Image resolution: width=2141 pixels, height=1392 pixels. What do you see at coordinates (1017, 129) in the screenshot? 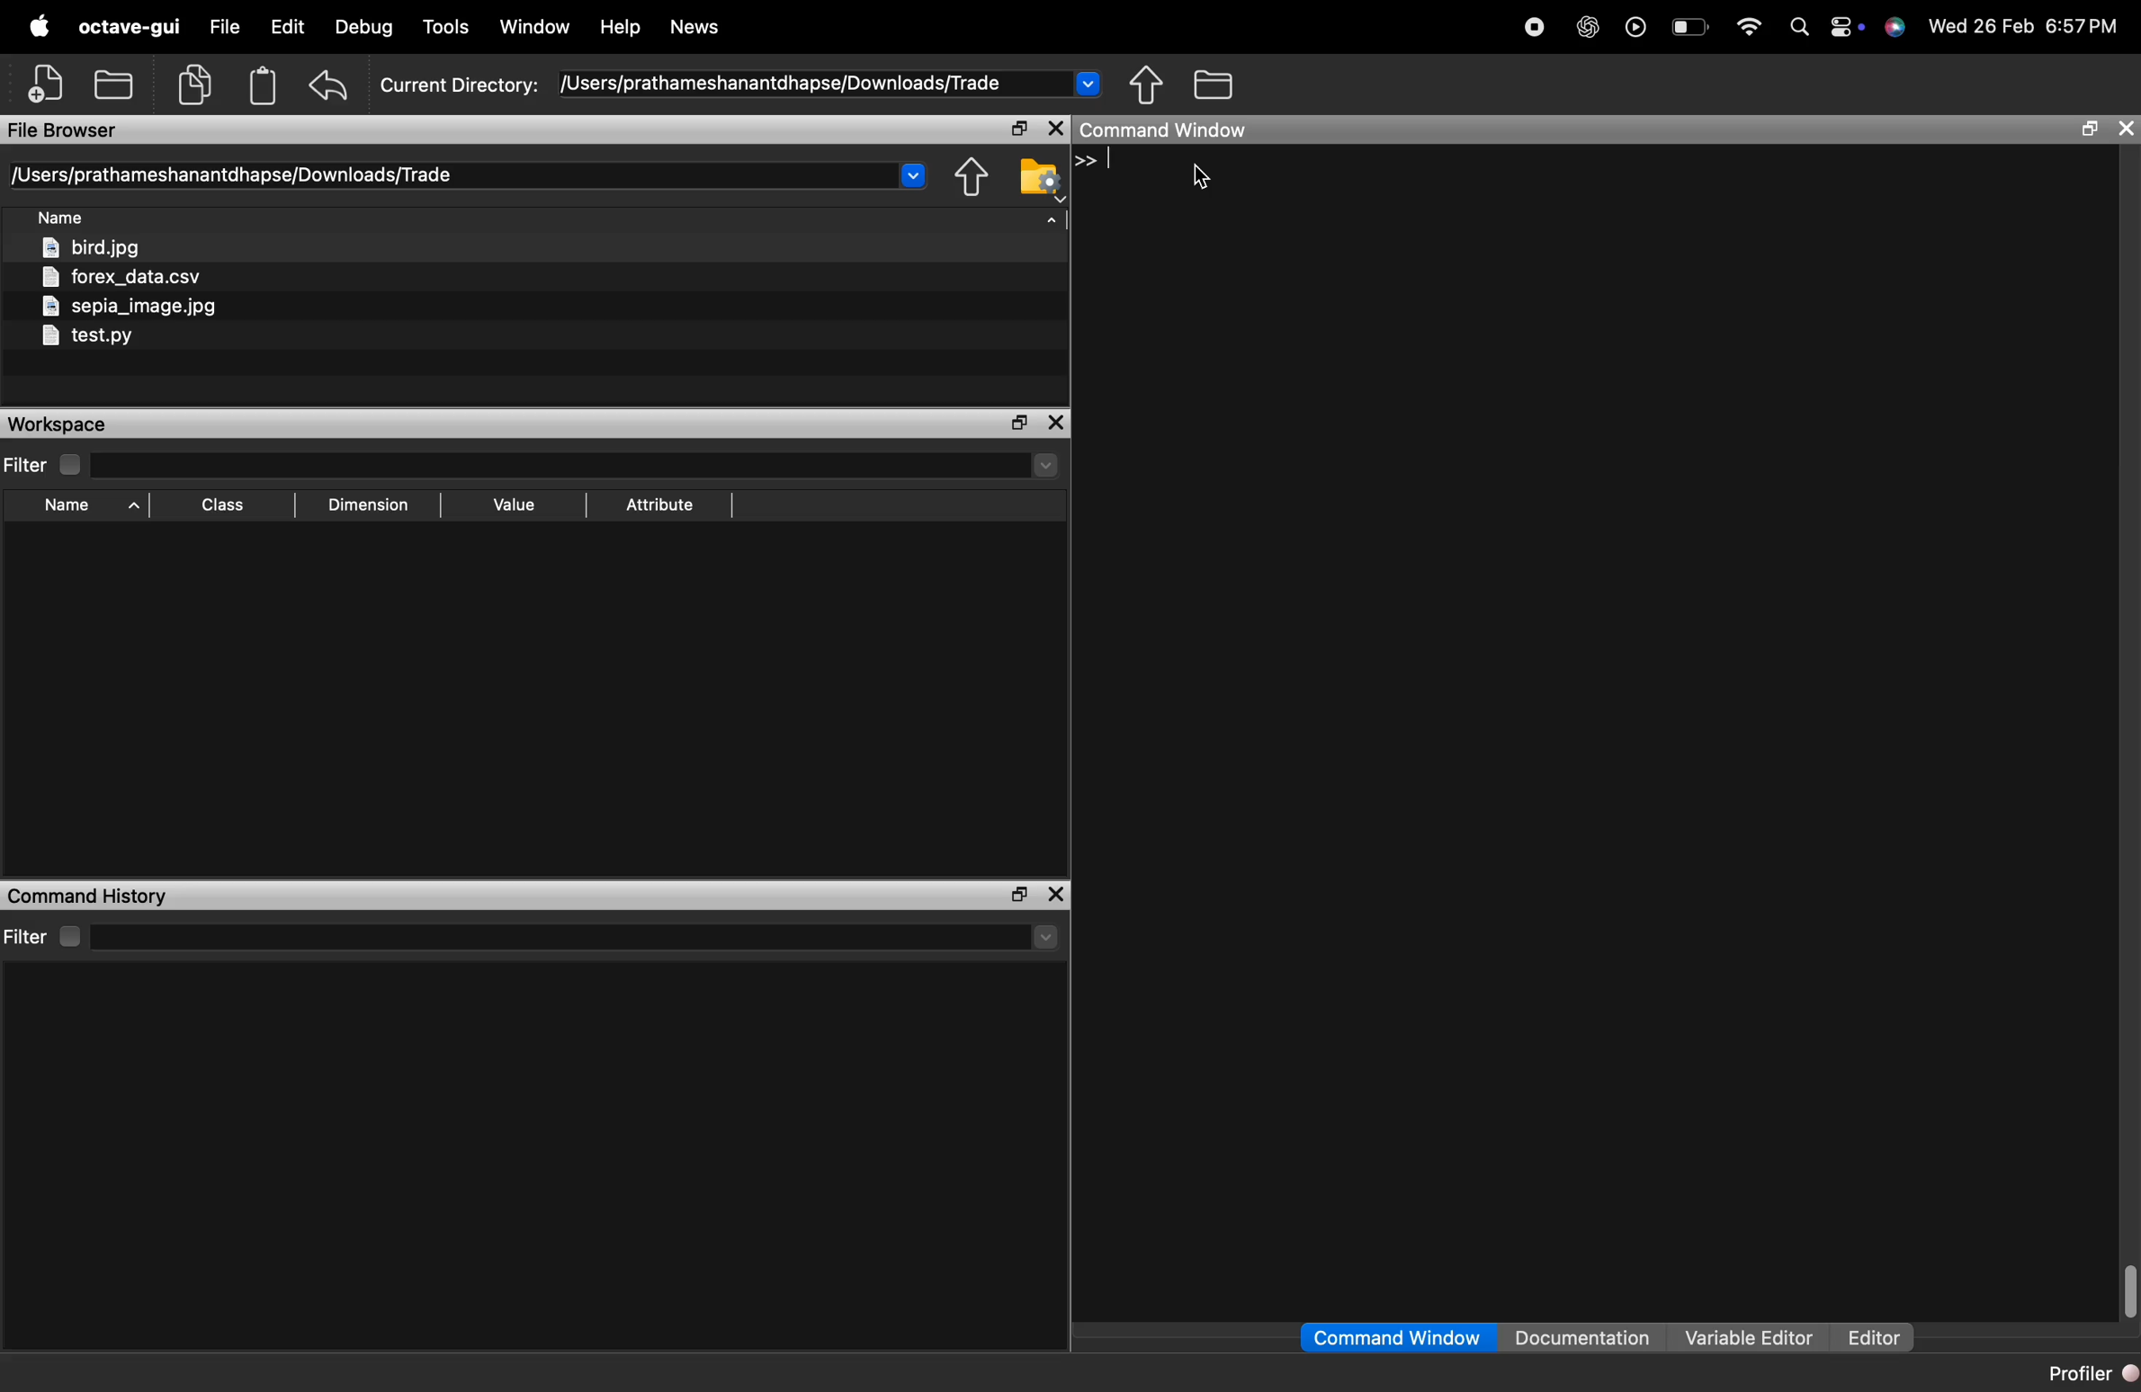
I see `maximize` at bounding box center [1017, 129].